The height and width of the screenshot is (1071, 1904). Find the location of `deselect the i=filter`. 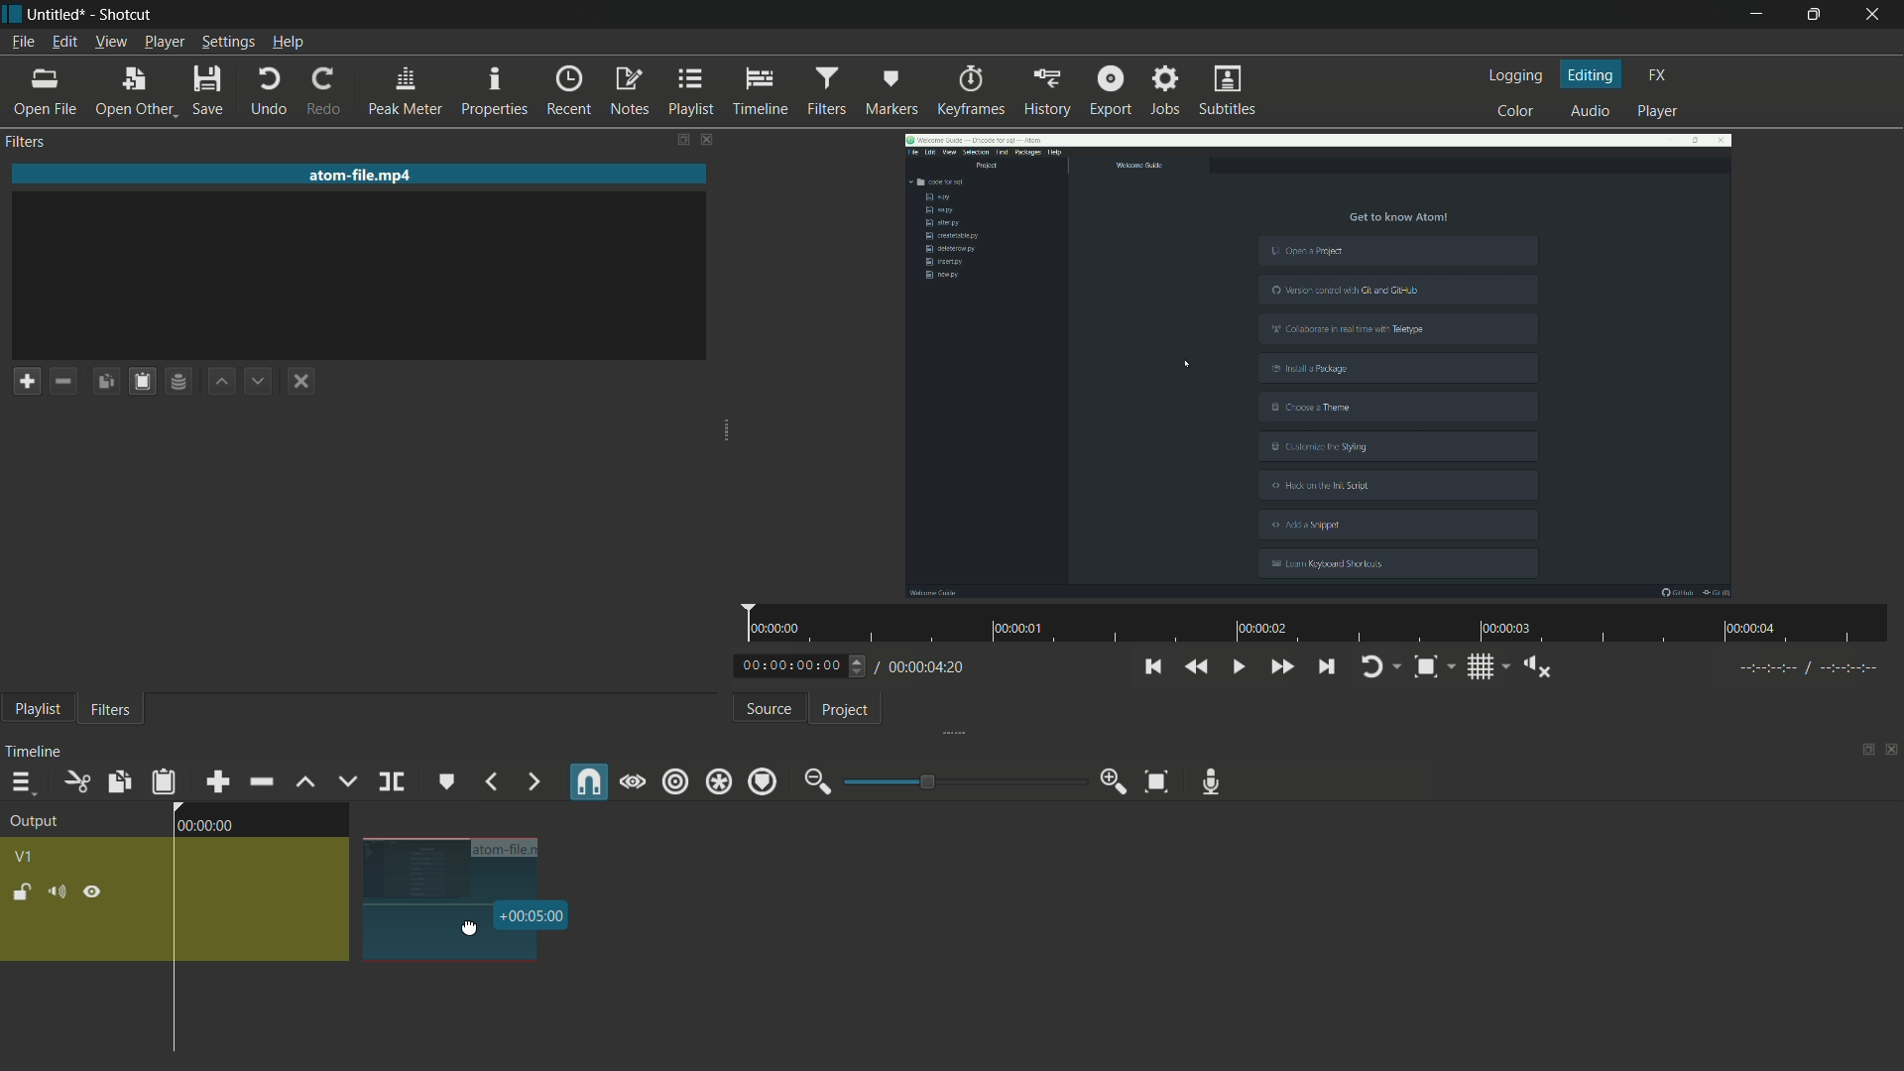

deselect the i=filter is located at coordinates (302, 381).